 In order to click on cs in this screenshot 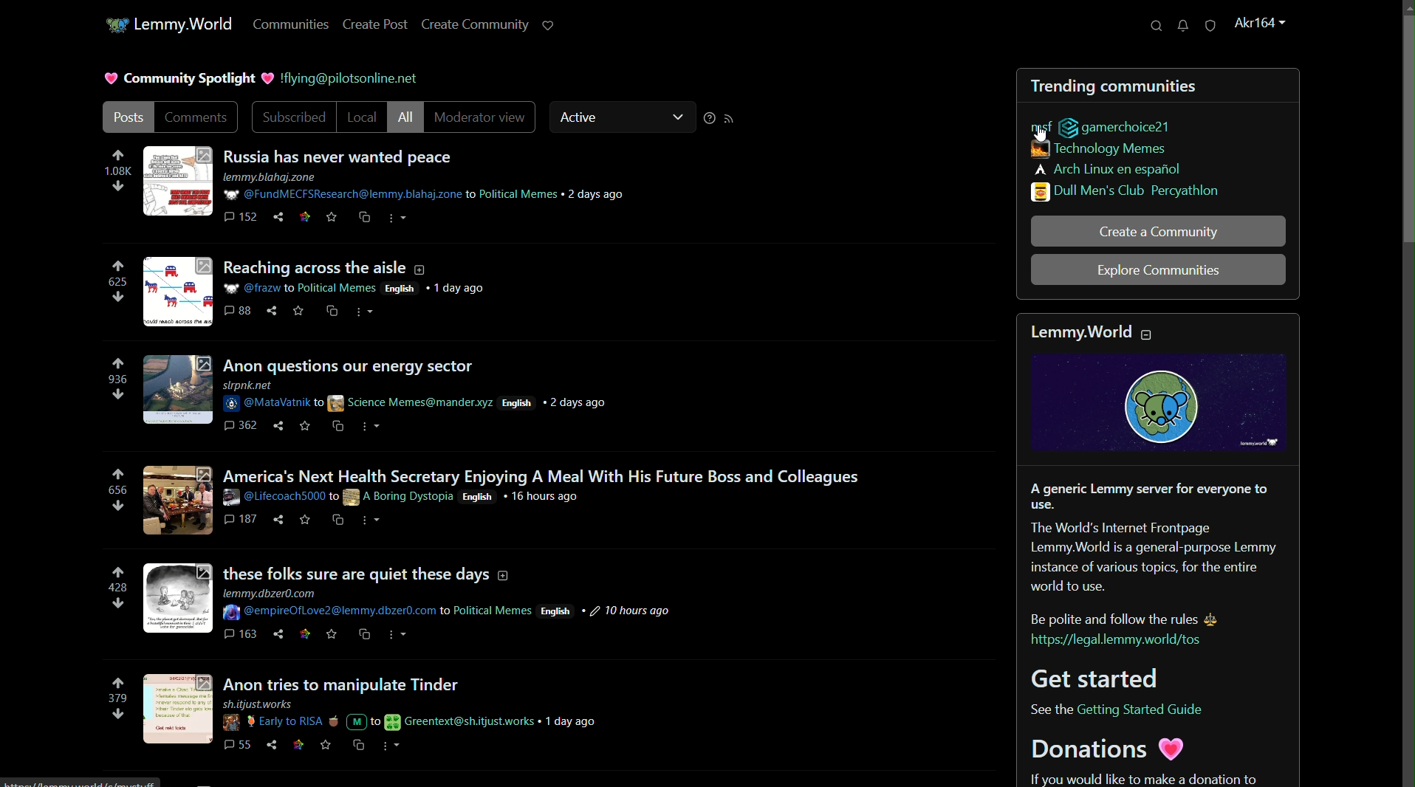, I will do `click(336, 423)`.